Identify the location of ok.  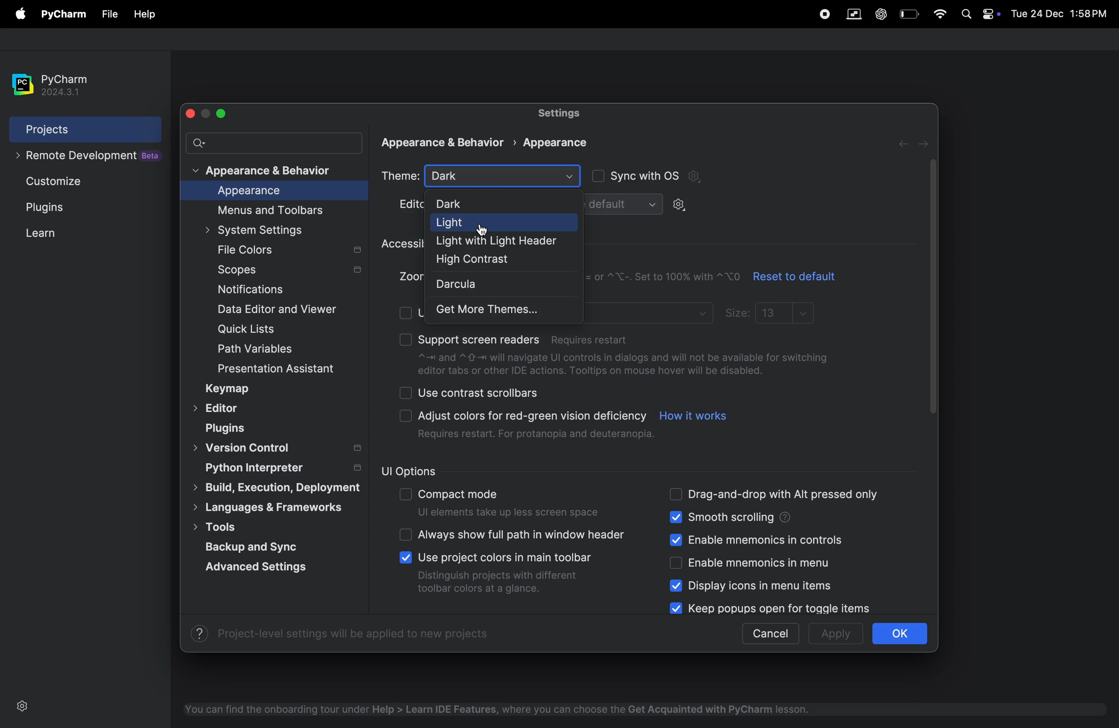
(899, 634).